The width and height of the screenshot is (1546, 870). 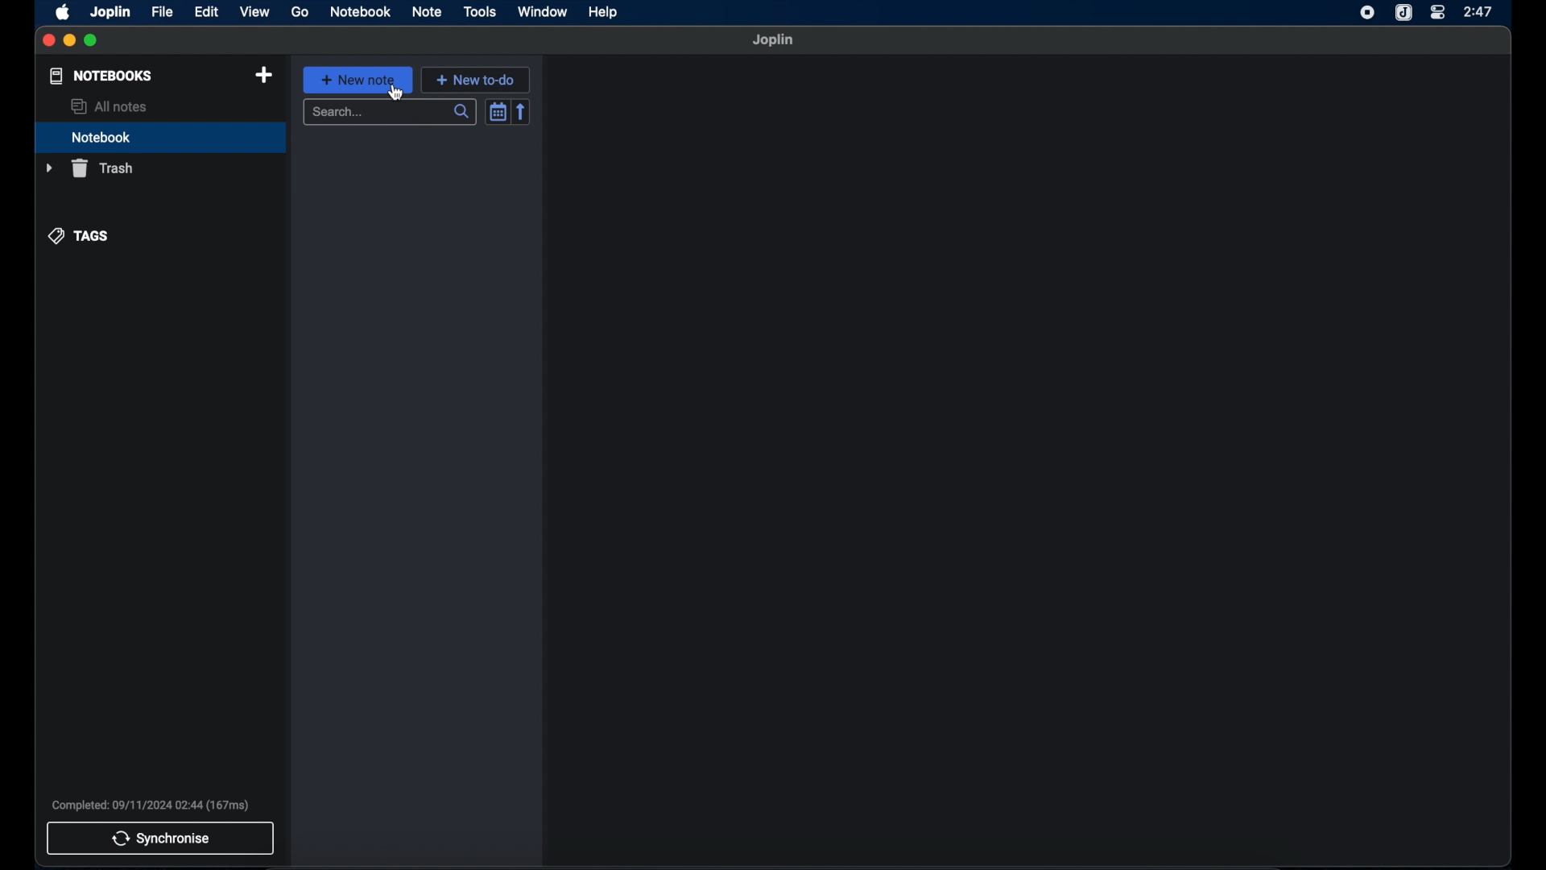 What do you see at coordinates (360, 11) in the screenshot?
I see `notebook` at bounding box center [360, 11].